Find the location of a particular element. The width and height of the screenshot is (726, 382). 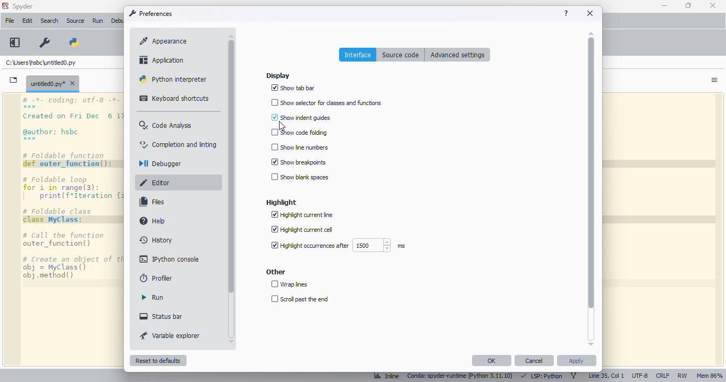

preferences is located at coordinates (150, 13).